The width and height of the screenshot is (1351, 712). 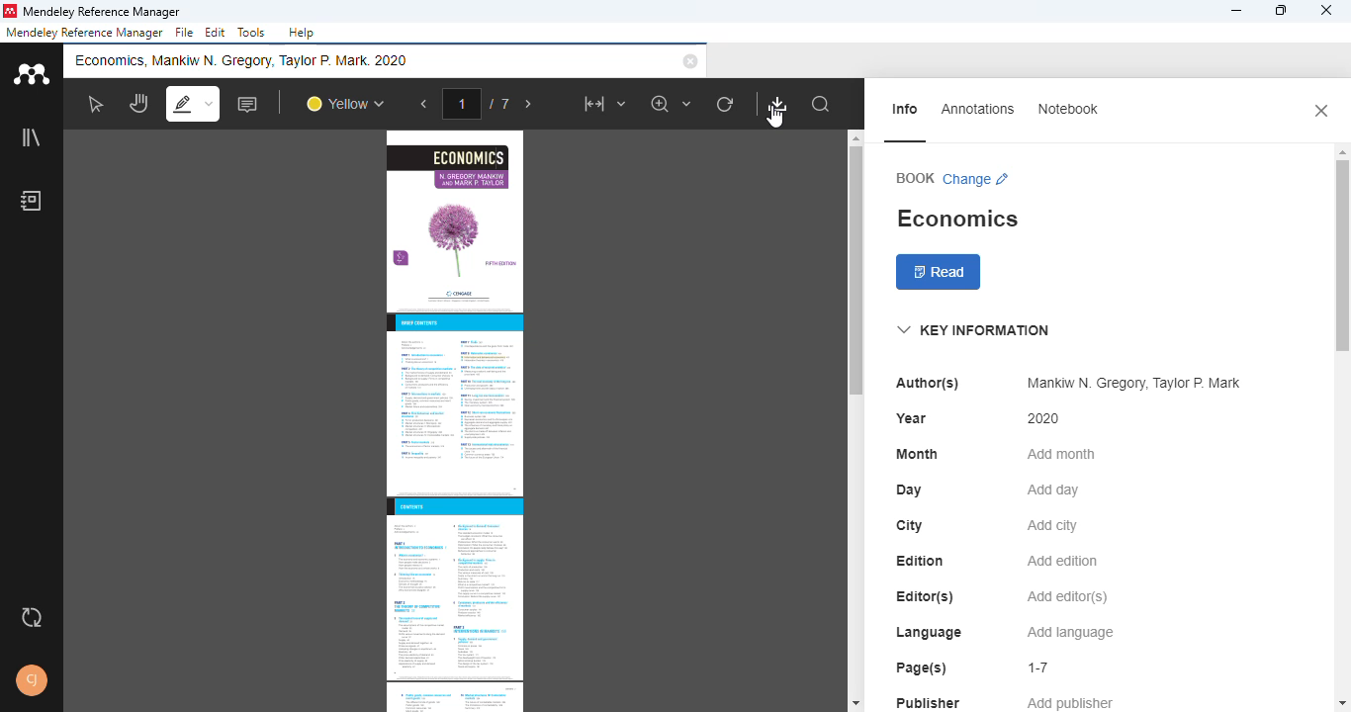 I want to click on file, so click(x=184, y=33).